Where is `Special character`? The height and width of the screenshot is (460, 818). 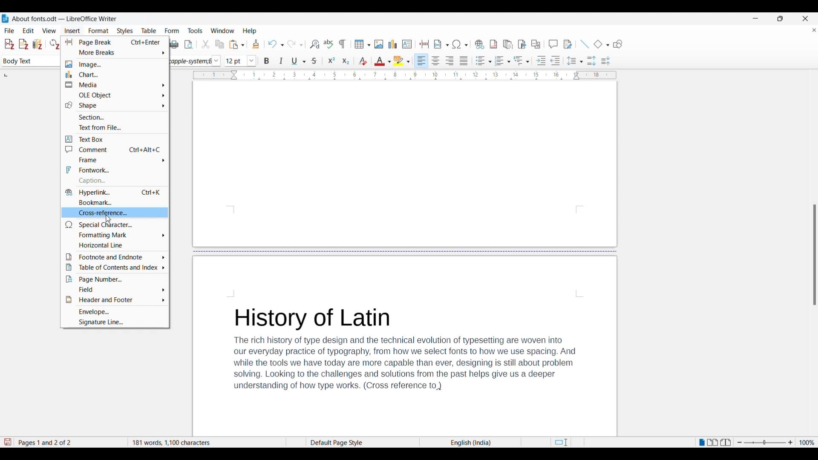 Special character is located at coordinates (115, 224).